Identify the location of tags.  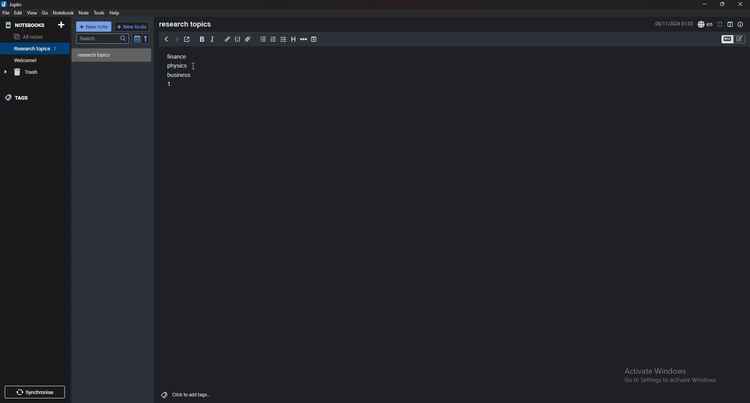
(33, 99).